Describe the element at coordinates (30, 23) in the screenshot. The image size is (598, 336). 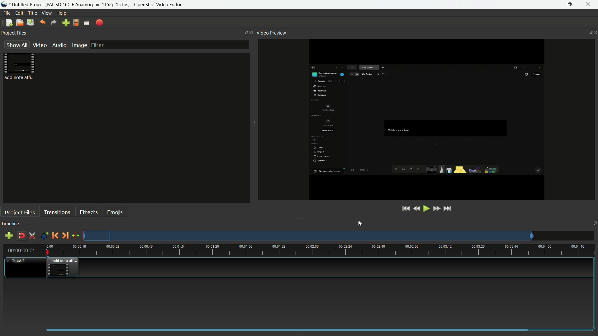
I see `save file` at that location.